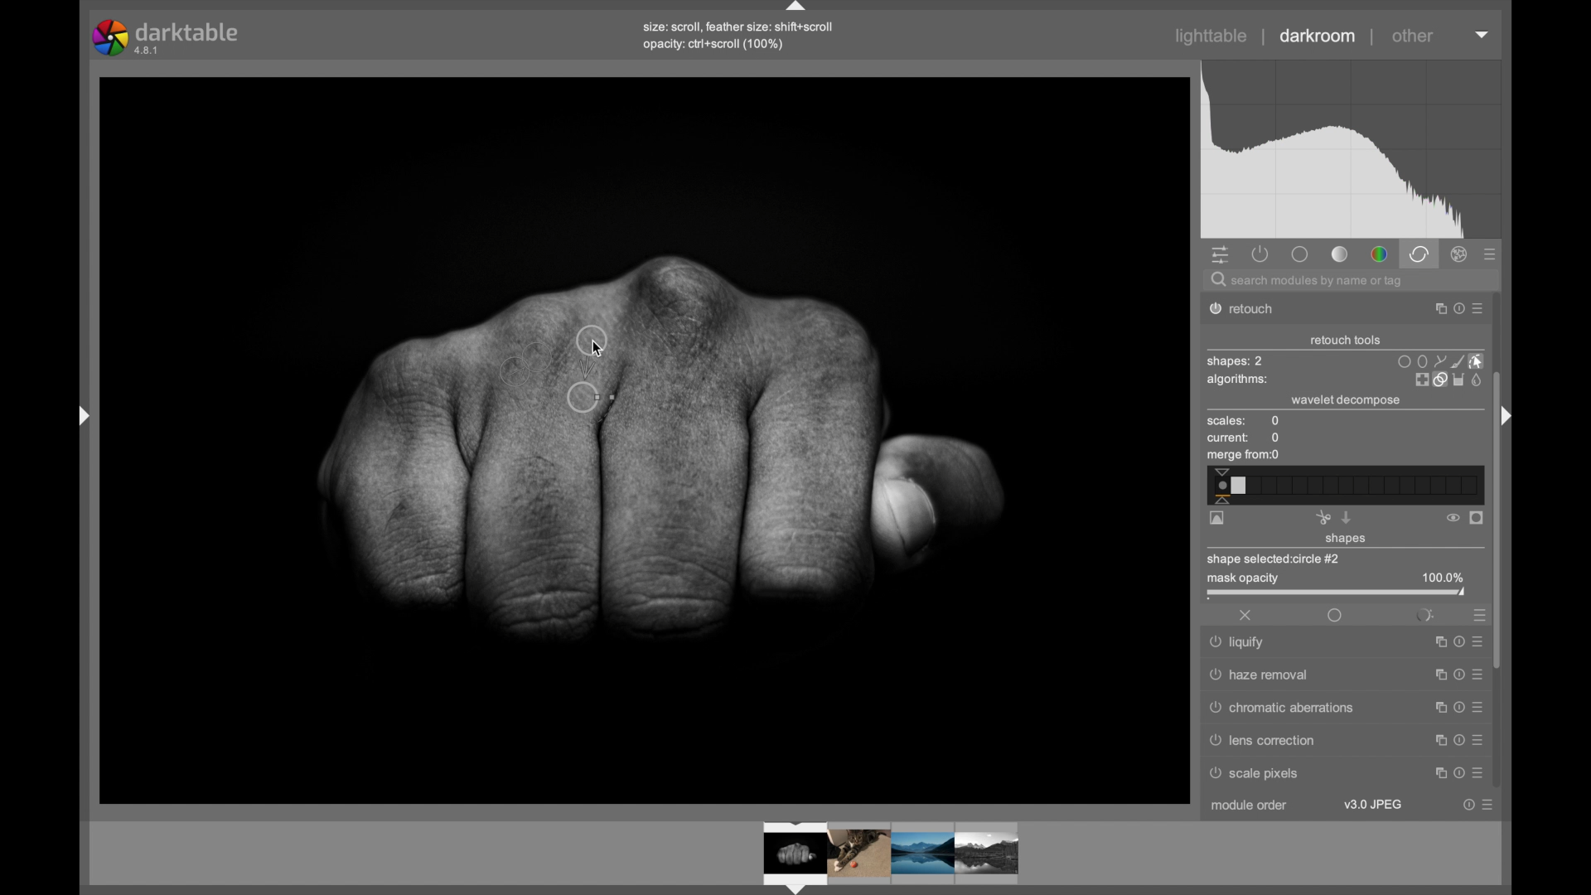  Describe the element at coordinates (1500, 528) in the screenshot. I see `scroll box` at that location.